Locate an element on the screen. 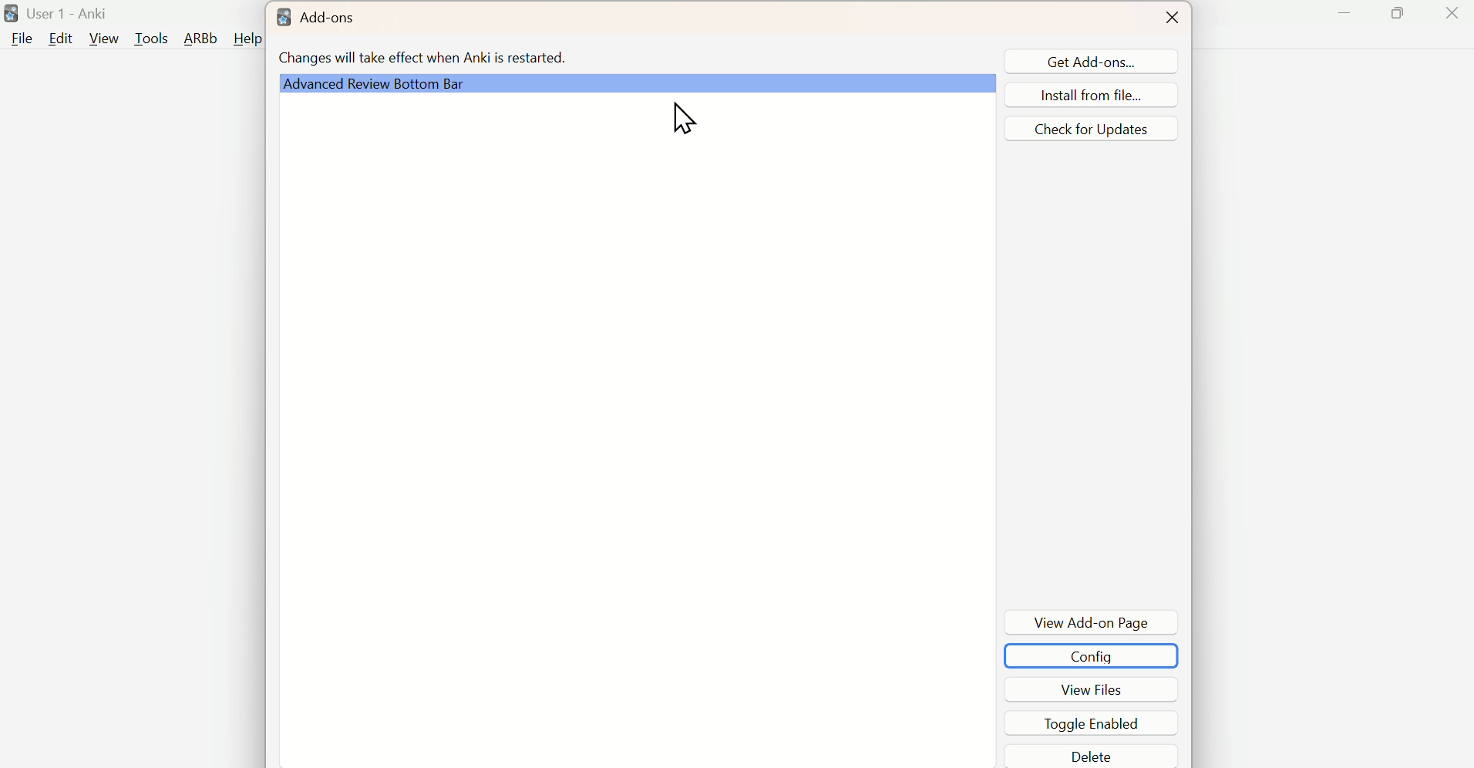  file is located at coordinates (19, 42).